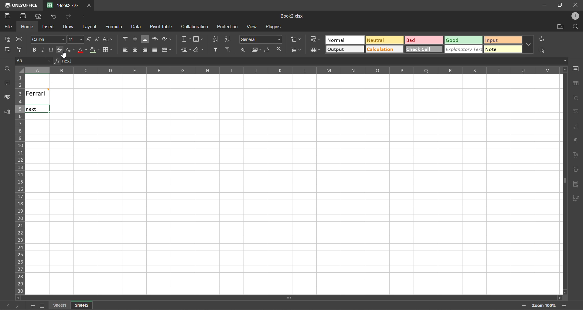 The image size is (583, 310). Describe the element at coordinates (256, 50) in the screenshot. I see `accounting` at that location.